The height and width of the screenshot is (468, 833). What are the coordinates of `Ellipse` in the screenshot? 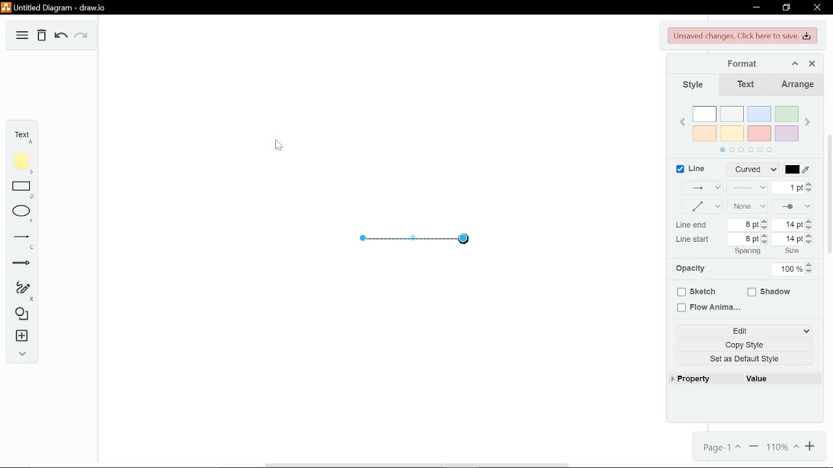 It's located at (23, 215).